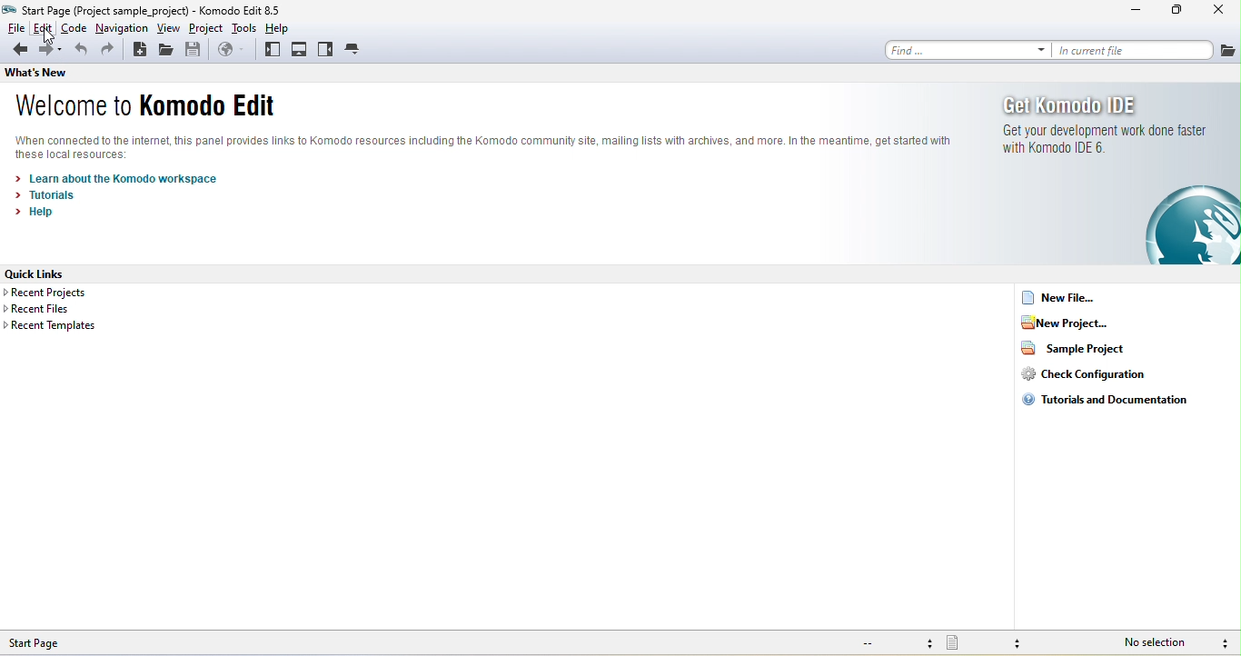  I want to click on welcome to komodo edit, so click(159, 107).